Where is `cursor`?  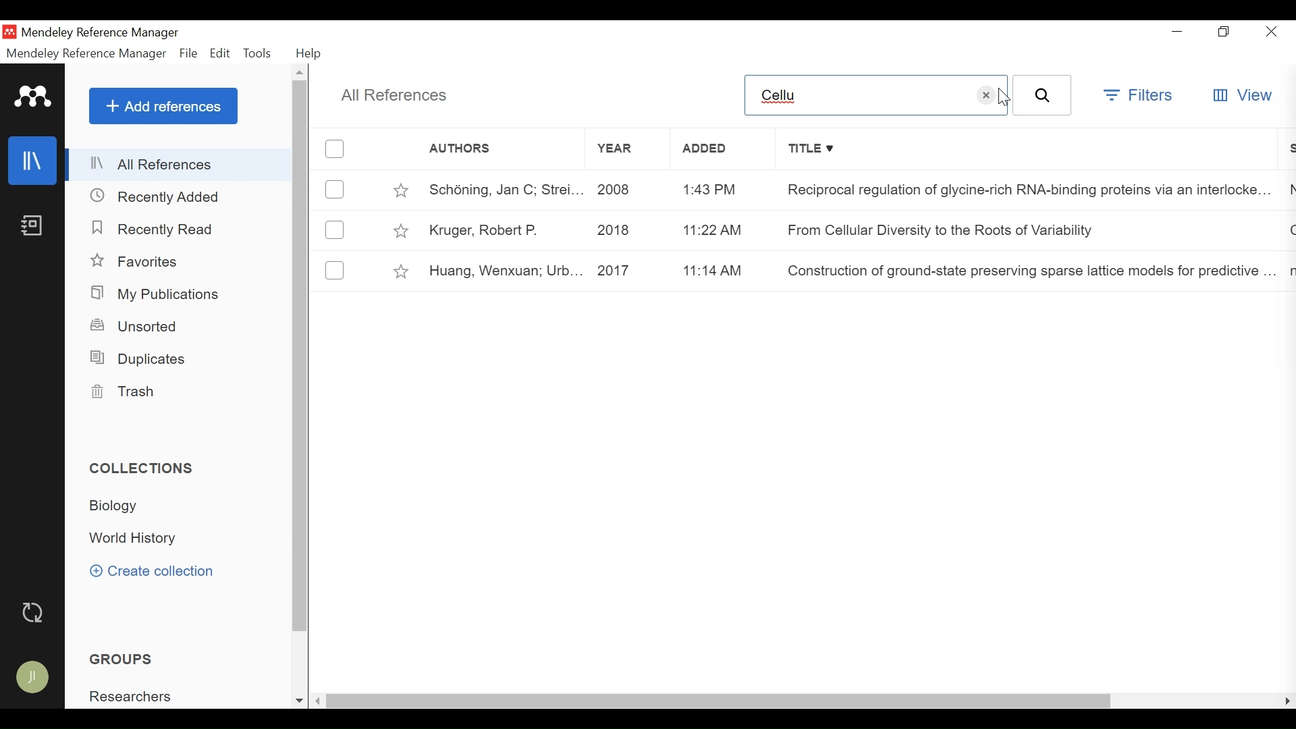 cursor is located at coordinates (1005, 96).